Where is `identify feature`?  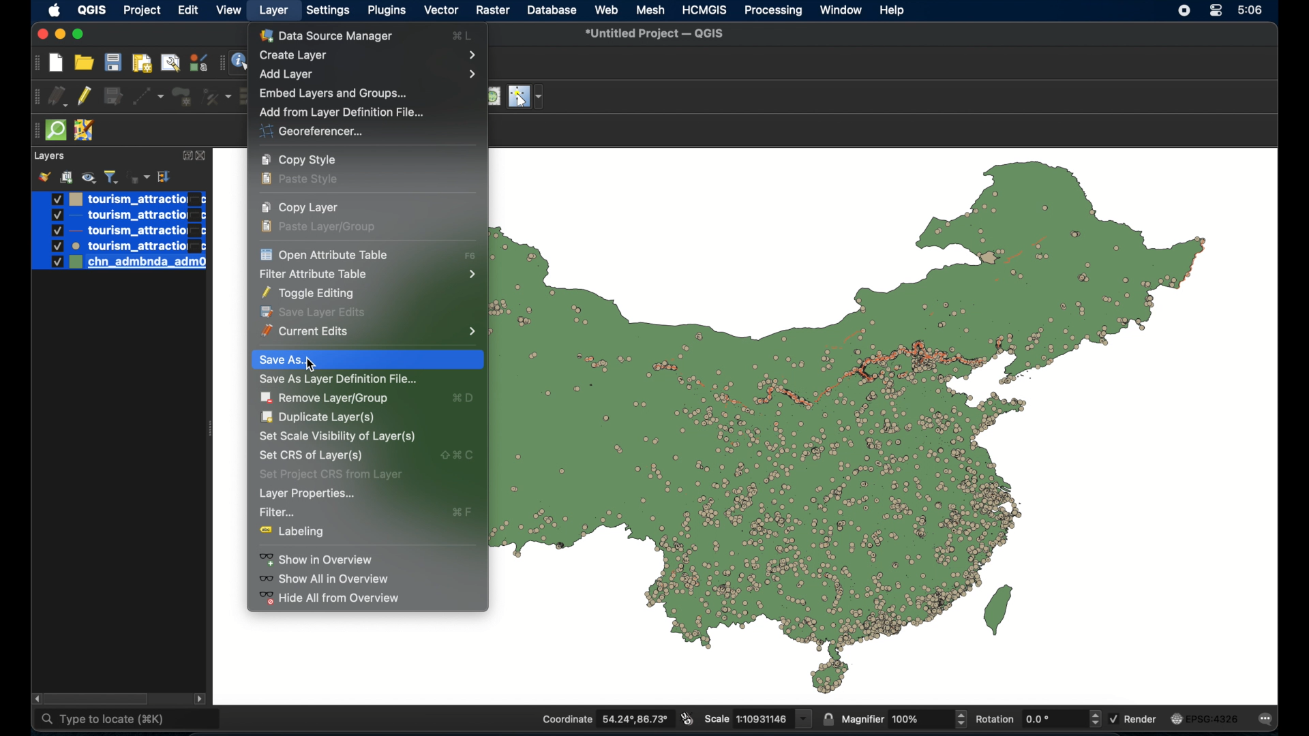
identify feature is located at coordinates (241, 62).